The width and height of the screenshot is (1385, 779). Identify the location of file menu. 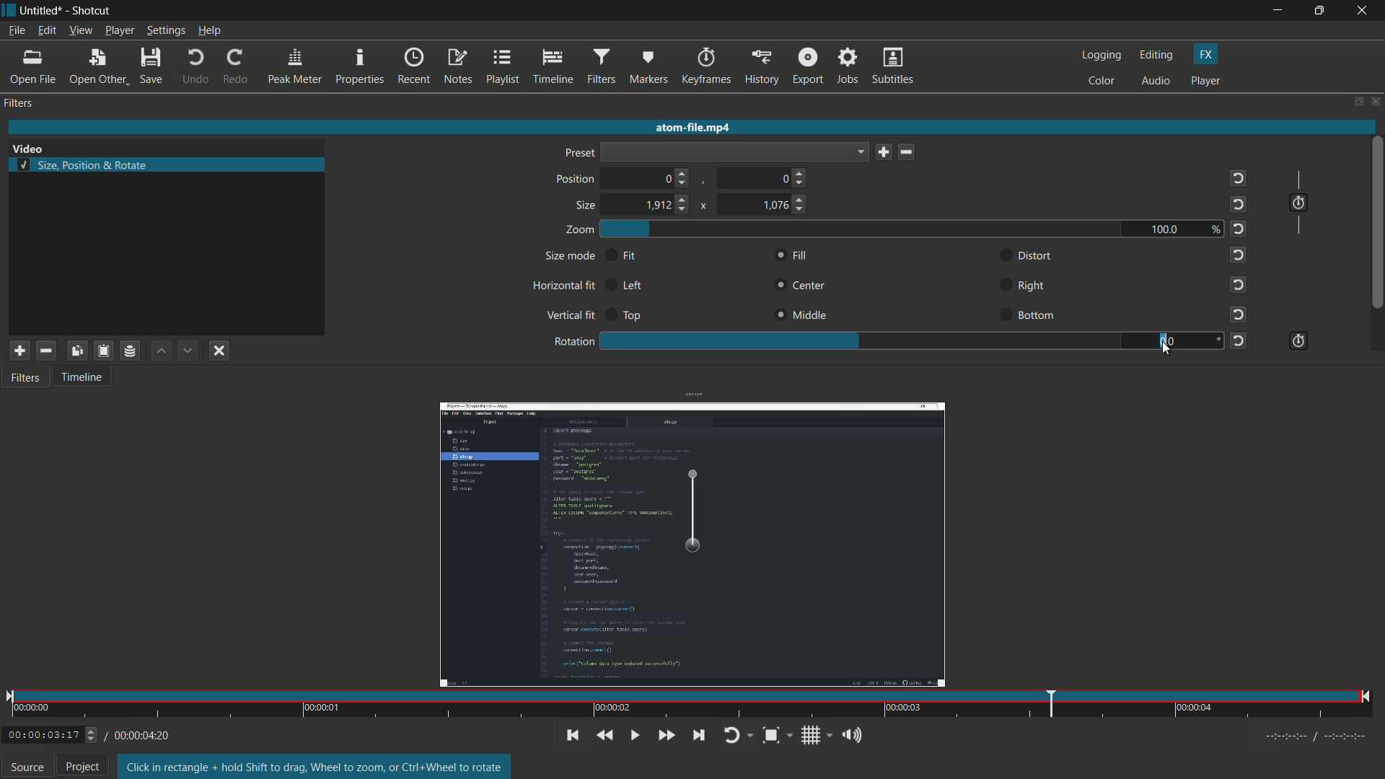
(18, 32).